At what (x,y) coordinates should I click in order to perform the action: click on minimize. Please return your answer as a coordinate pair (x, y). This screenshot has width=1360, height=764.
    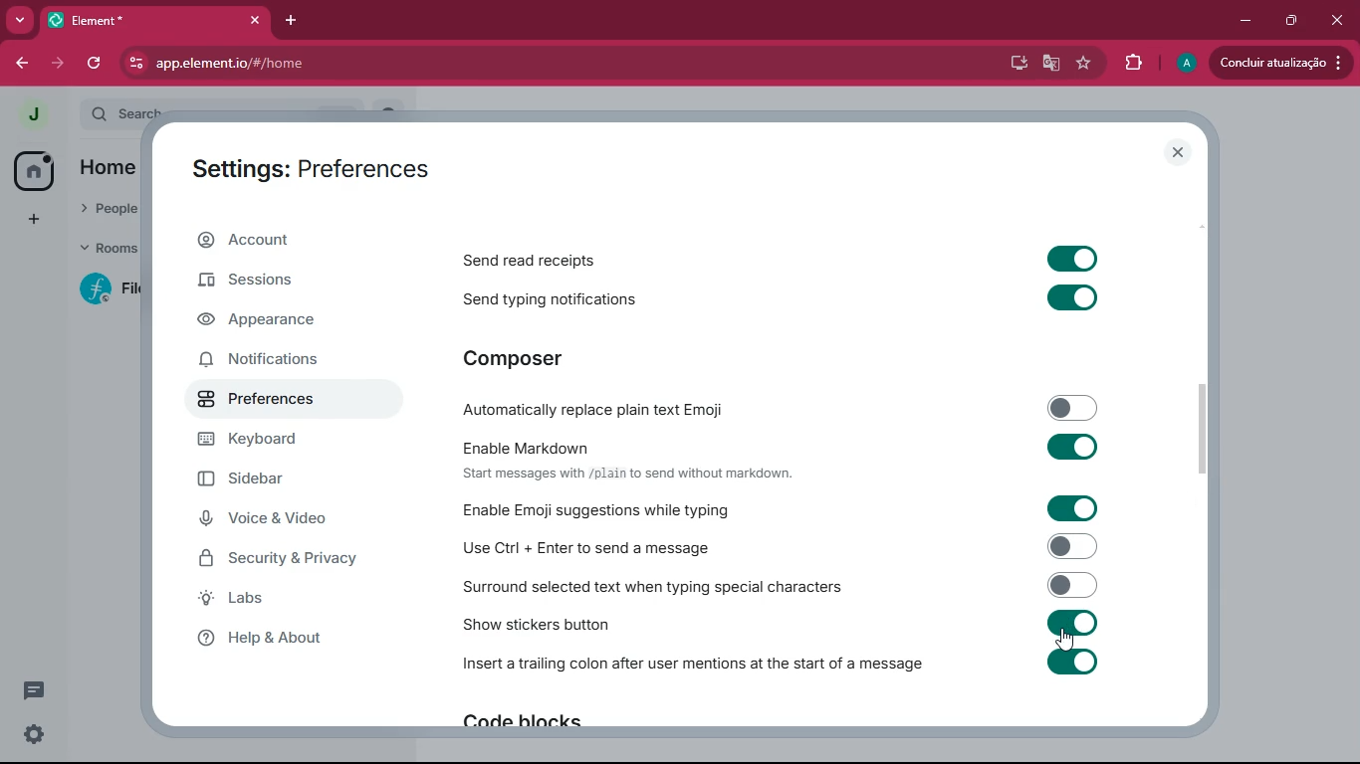
    Looking at the image, I should click on (1244, 19).